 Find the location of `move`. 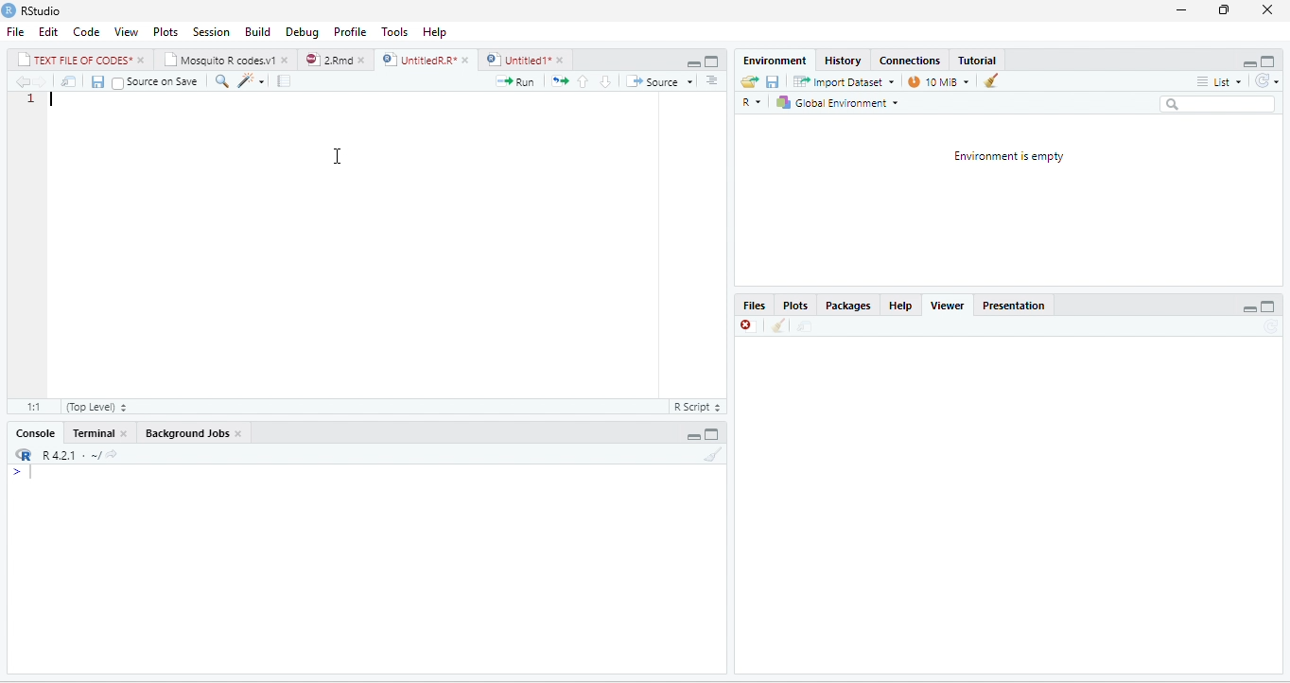

move is located at coordinates (802, 327).